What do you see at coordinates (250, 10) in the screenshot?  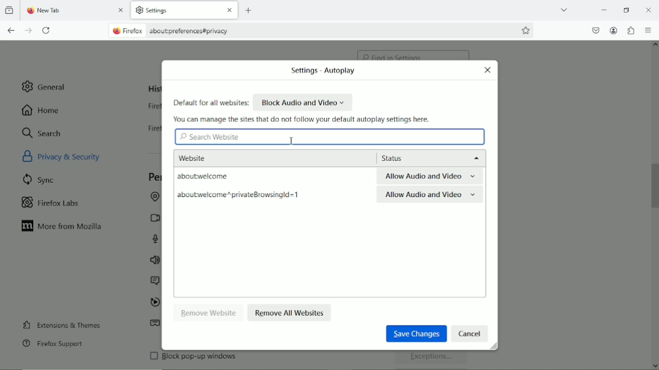 I see `new tab` at bounding box center [250, 10].